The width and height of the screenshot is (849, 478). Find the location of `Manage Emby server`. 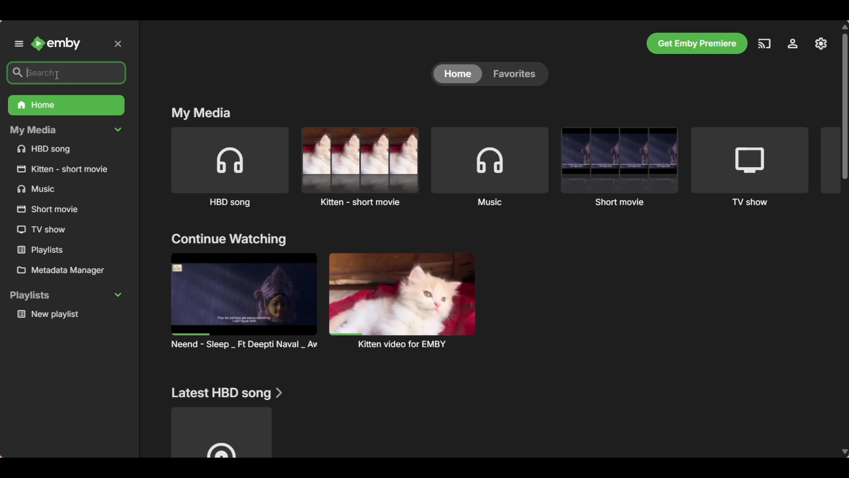

Manage Emby server is located at coordinates (821, 43).